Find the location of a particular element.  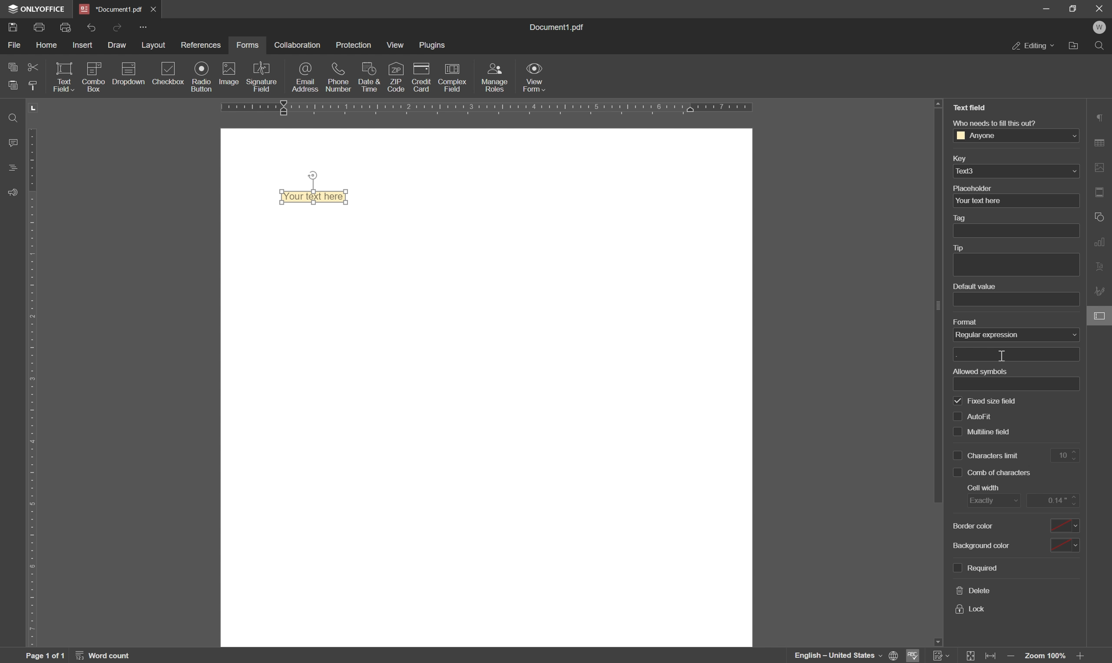

chart settings is located at coordinates (1102, 243).